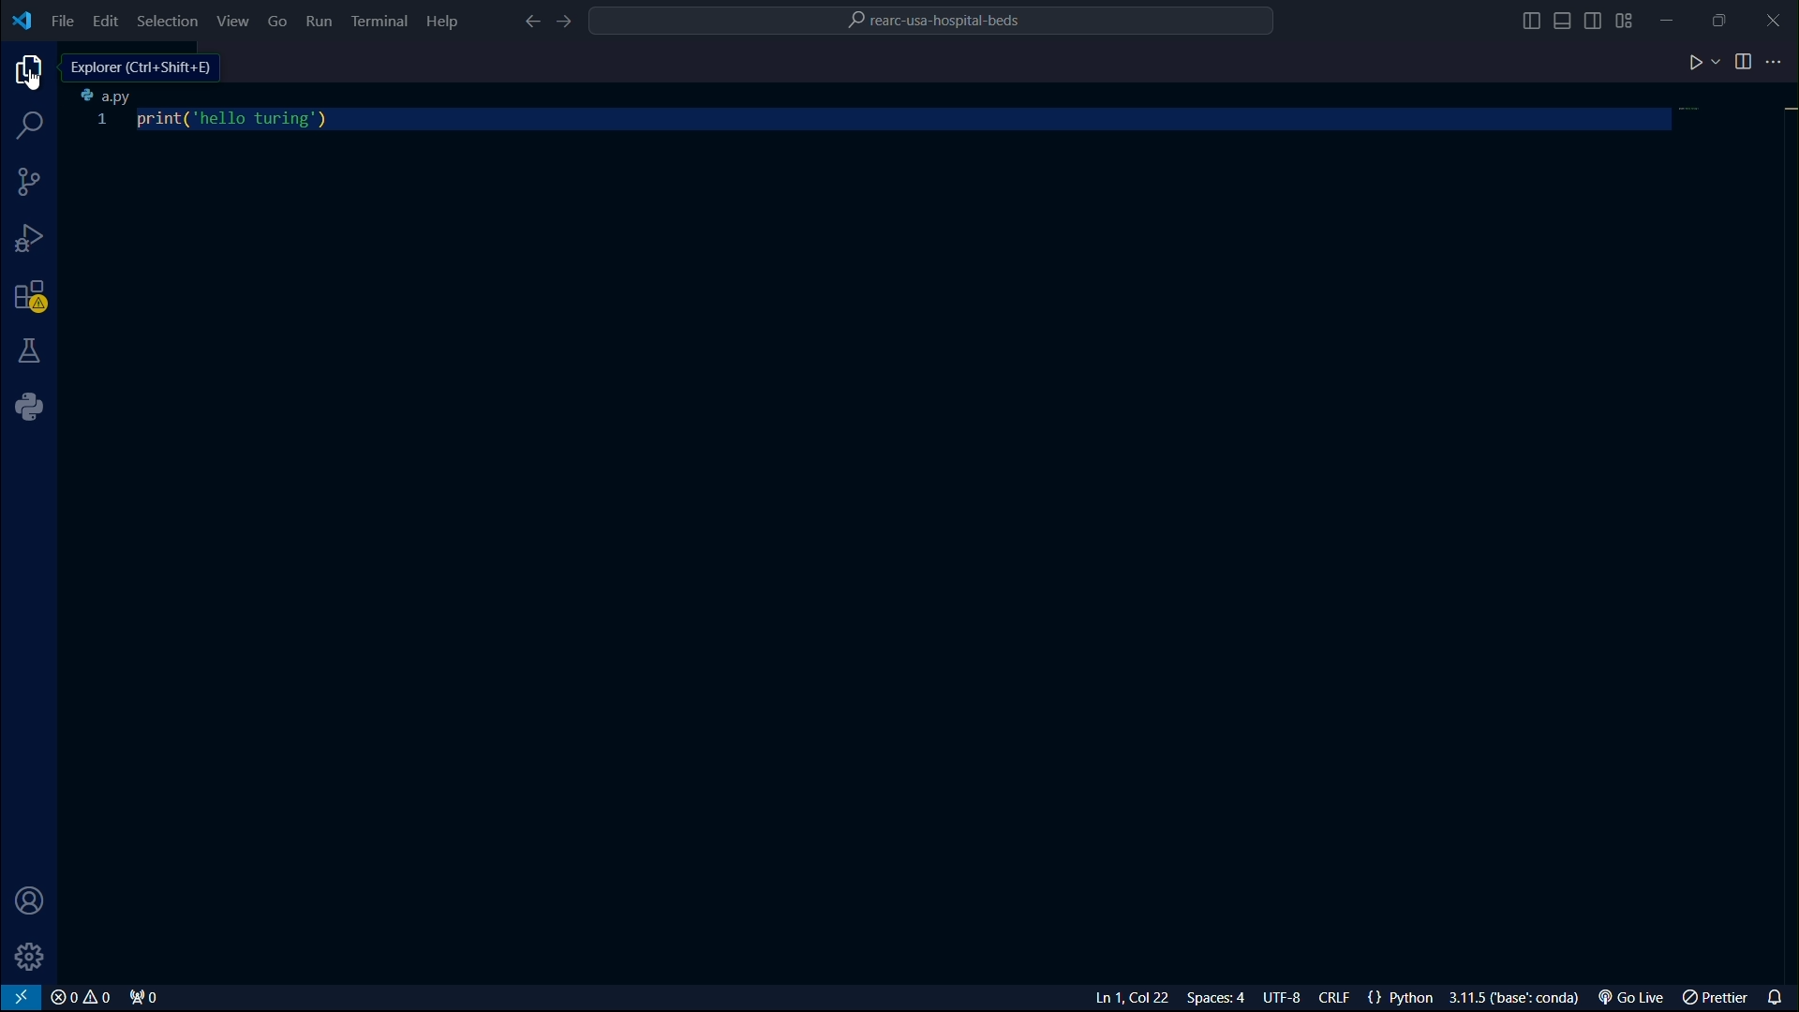 This screenshot has height=1012, width=1799. I want to click on help menu, so click(443, 21).